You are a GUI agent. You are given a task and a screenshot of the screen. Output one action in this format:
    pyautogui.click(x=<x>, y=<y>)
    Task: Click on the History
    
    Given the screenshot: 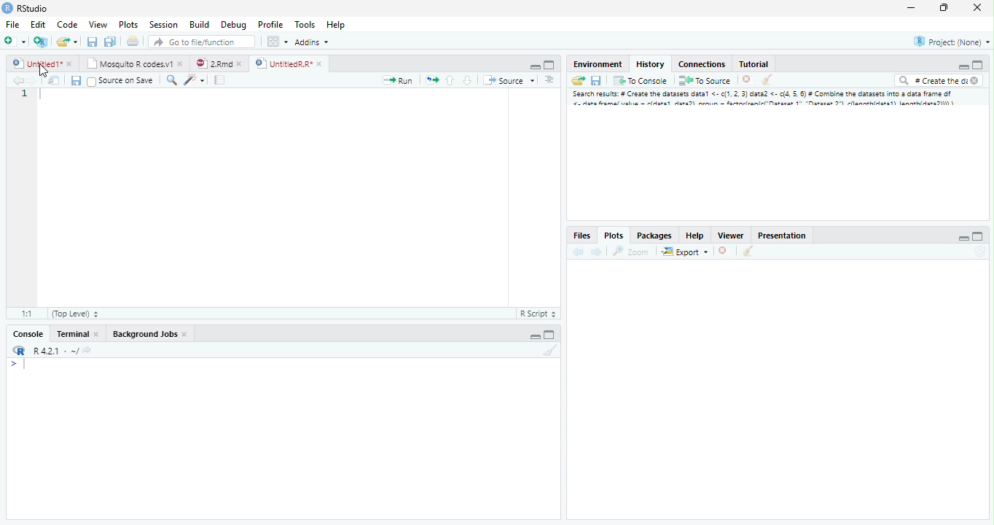 What is the action you would take?
    pyautogui.click(x=650, y=63)
    